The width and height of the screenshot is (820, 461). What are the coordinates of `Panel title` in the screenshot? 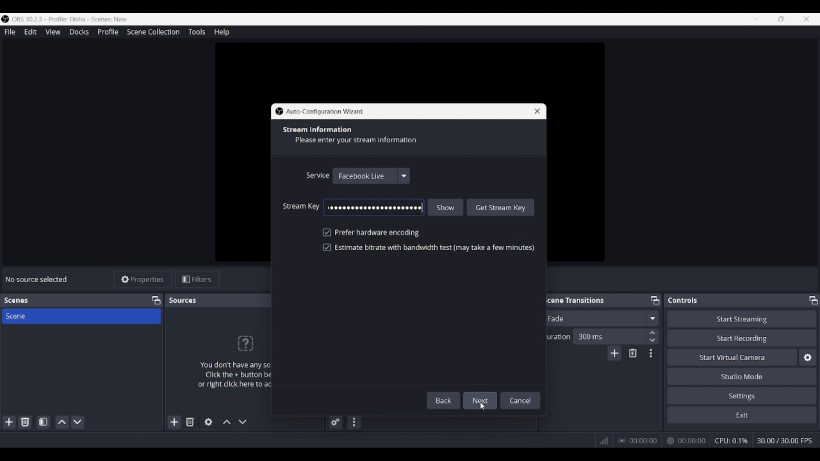 It's located at (574, 300).